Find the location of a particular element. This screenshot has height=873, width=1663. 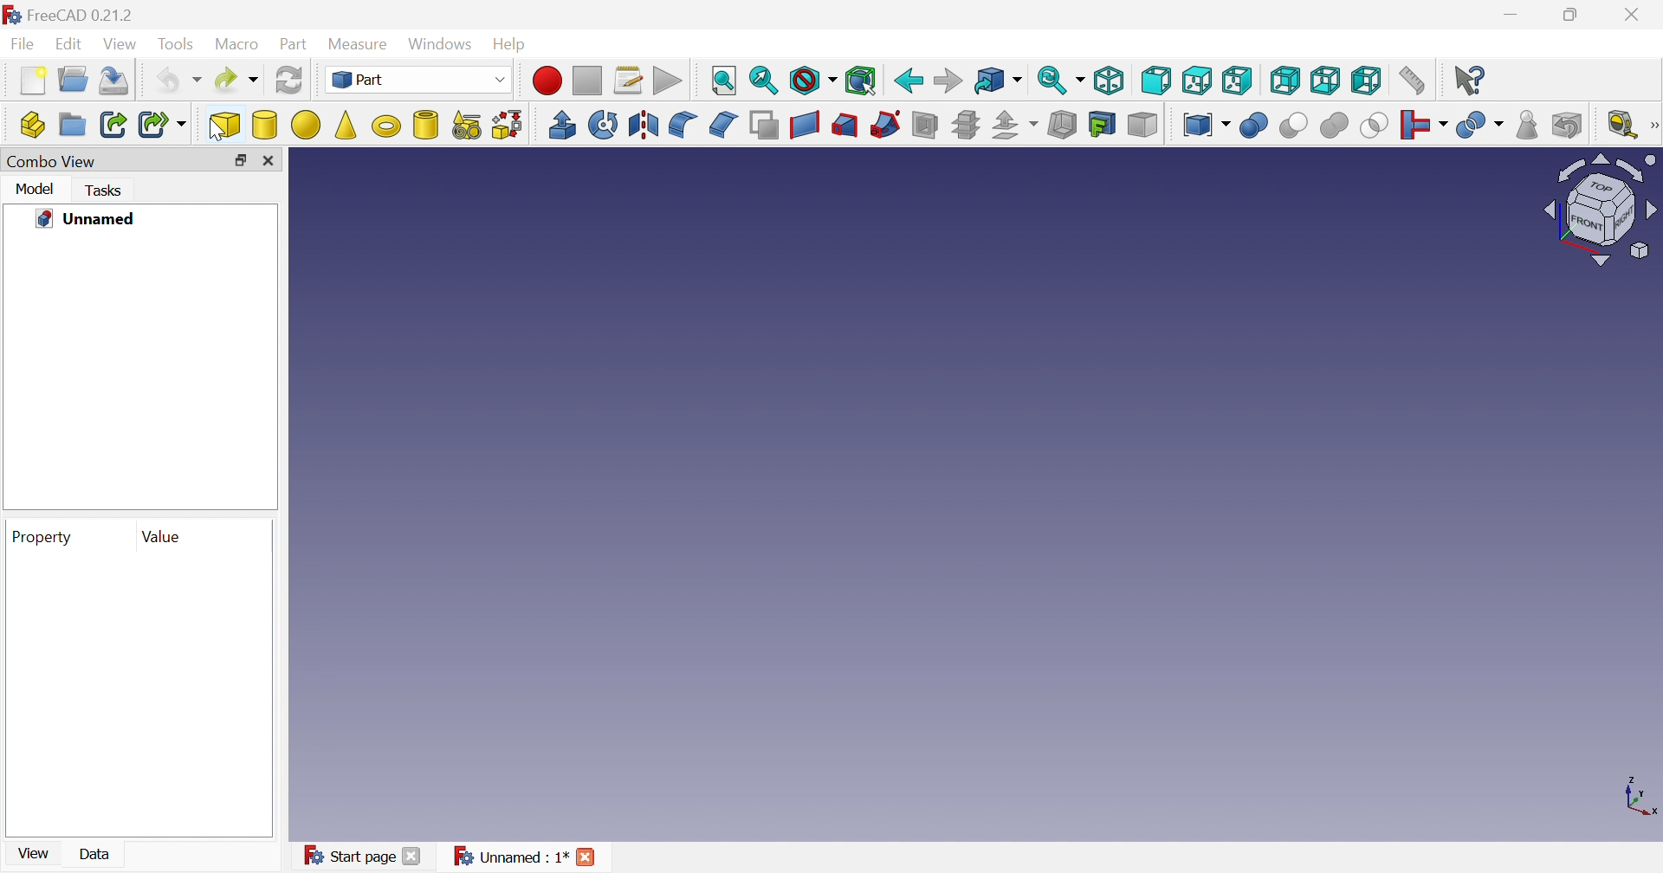

Back is located at coordinates (909, 81).